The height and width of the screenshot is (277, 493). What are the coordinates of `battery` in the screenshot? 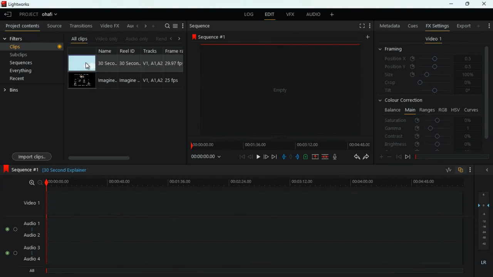 It's located at (305, 157).